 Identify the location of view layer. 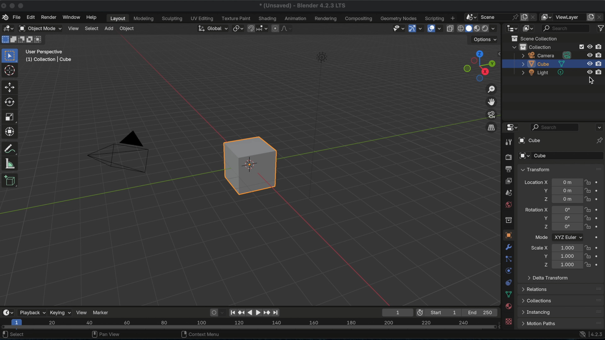
(570, 17).